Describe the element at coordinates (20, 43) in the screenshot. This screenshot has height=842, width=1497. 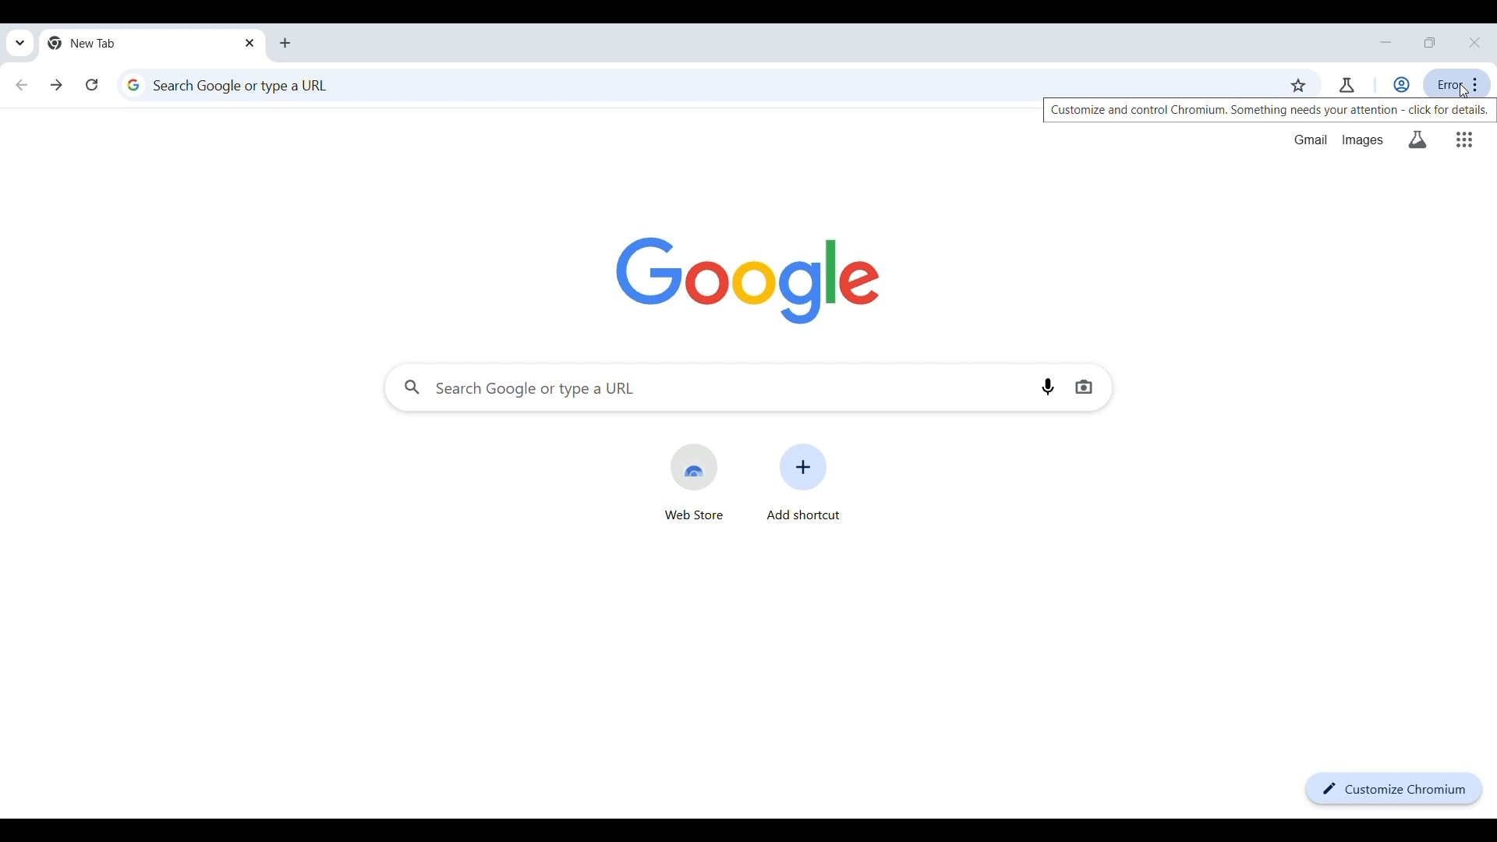
I see `Search tabs` at that location.